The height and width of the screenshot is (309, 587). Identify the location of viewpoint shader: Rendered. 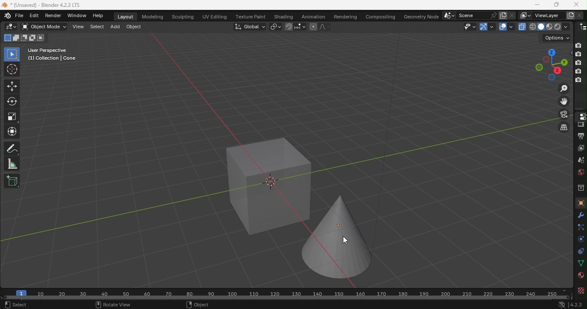
(557, 26).